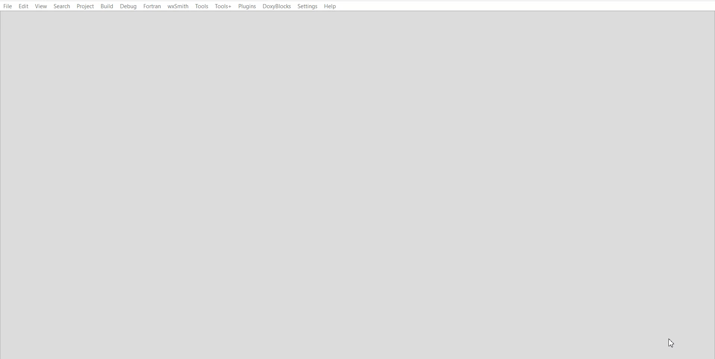  I want to click on Plugins, so click(247, 6).